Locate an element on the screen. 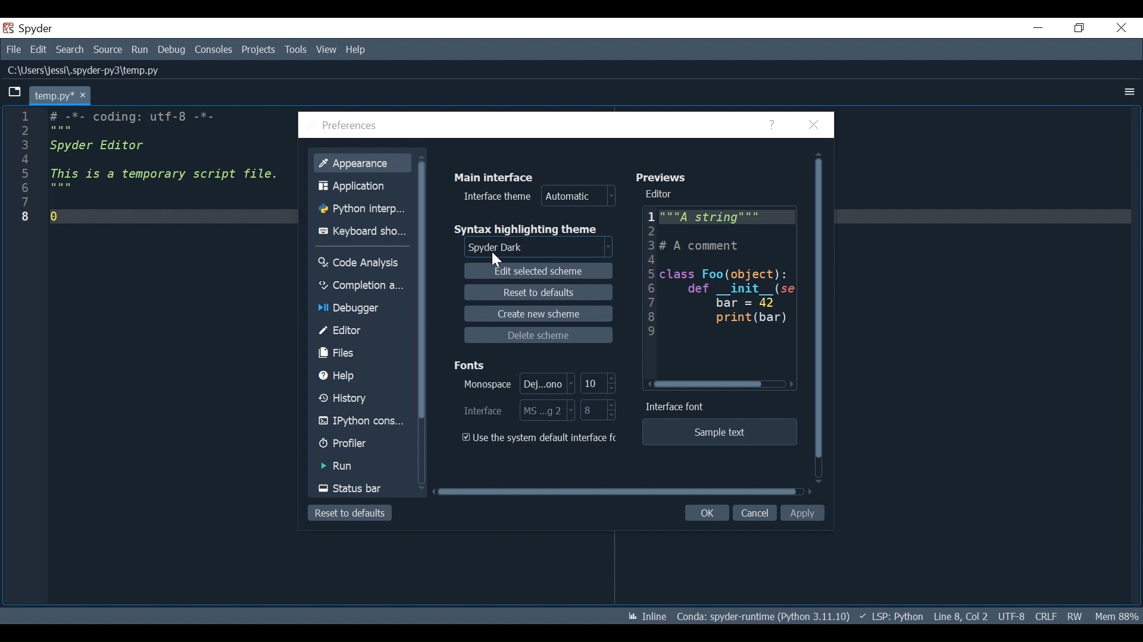 The image size is (1143, 642). Select Syntax Highlighting theme  is located at coordinates (539, 248).